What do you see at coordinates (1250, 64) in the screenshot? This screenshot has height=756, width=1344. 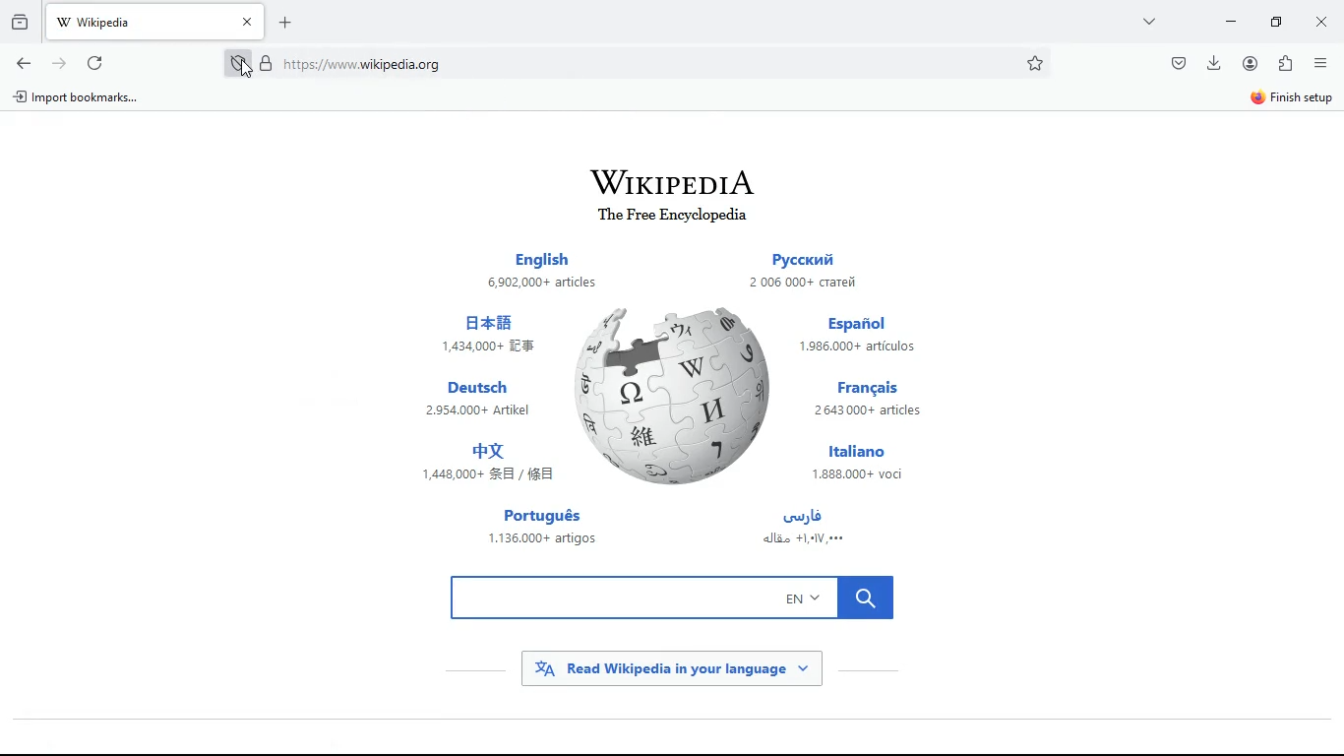 I see `profile` at bounding box center [1250, 64].